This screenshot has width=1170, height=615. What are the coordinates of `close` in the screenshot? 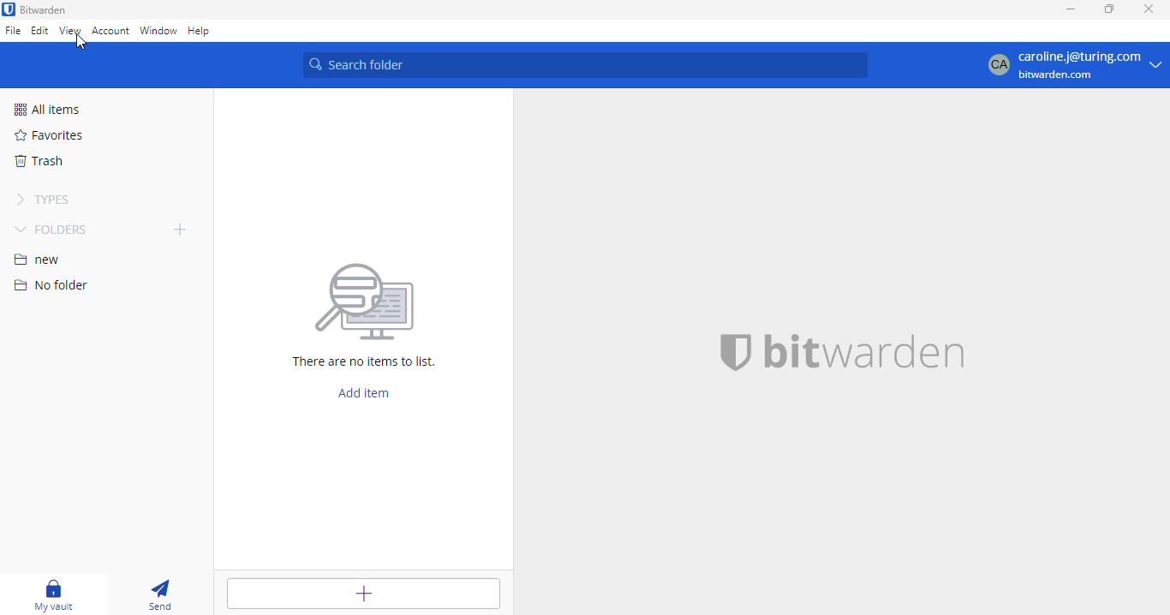 It's located at (1149, 8).